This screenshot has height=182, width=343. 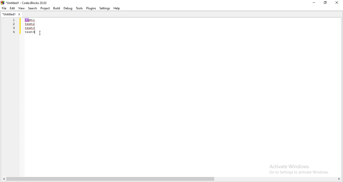 What do you see at coordinates (12, 8) in the screenshot?
I see `Edit ` at bounding box center [12, 8].